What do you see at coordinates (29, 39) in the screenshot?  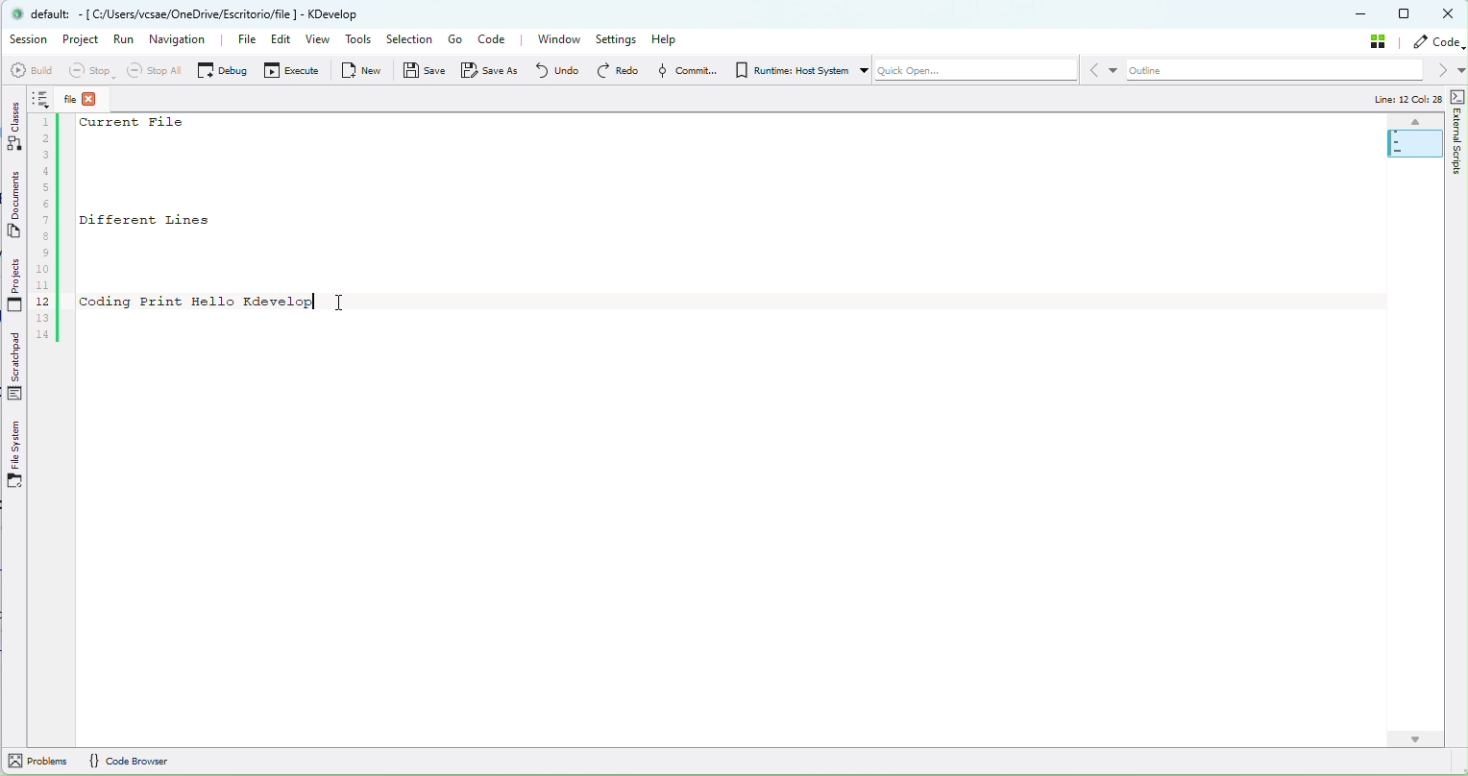 I see `Session` at bounding box center [29, 39].